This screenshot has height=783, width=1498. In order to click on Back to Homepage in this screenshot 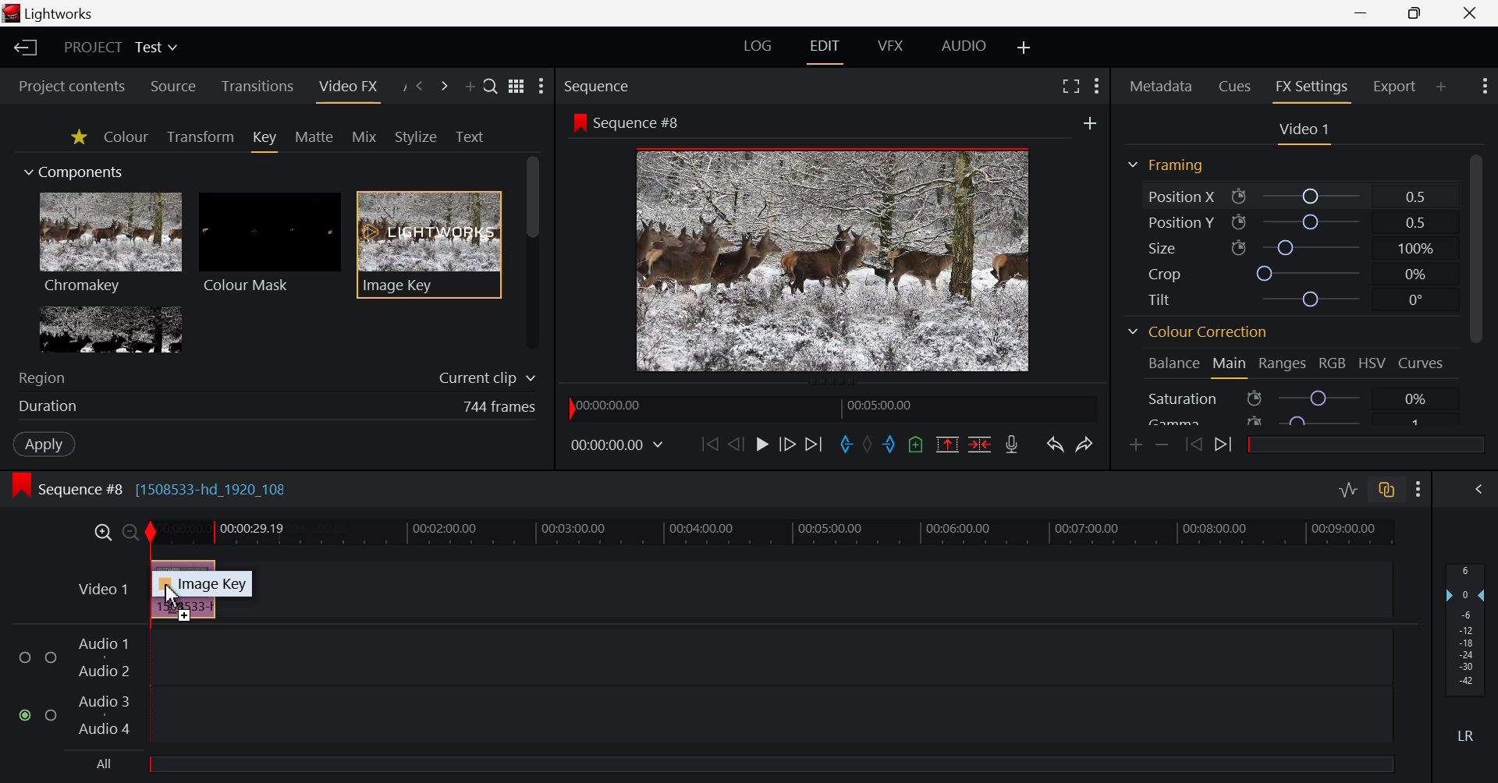, I will do `click(22, 47)`.